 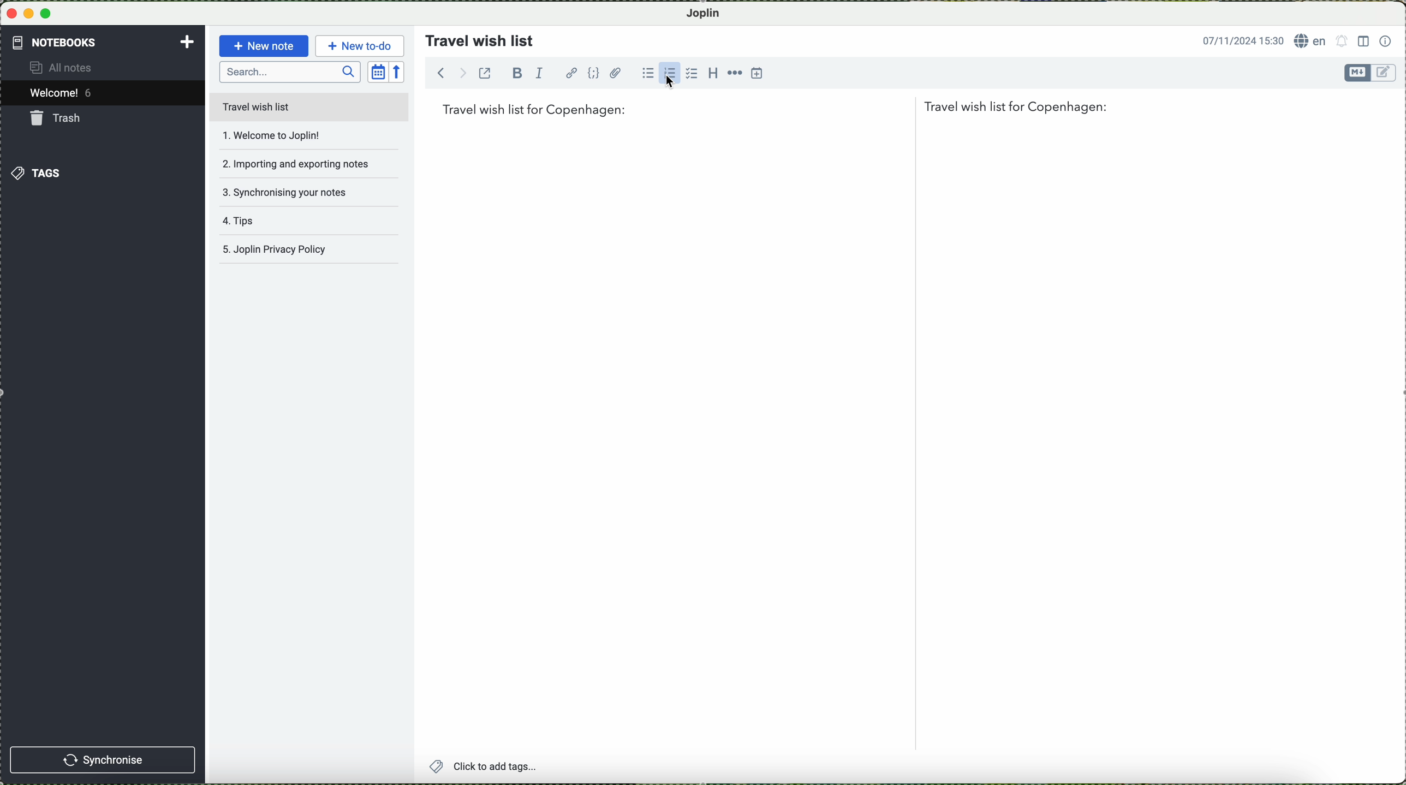 What do you see at coordinates (291, 136) in the screenshot?
I see `welcome to joplin` at bounding box center [291, 136].